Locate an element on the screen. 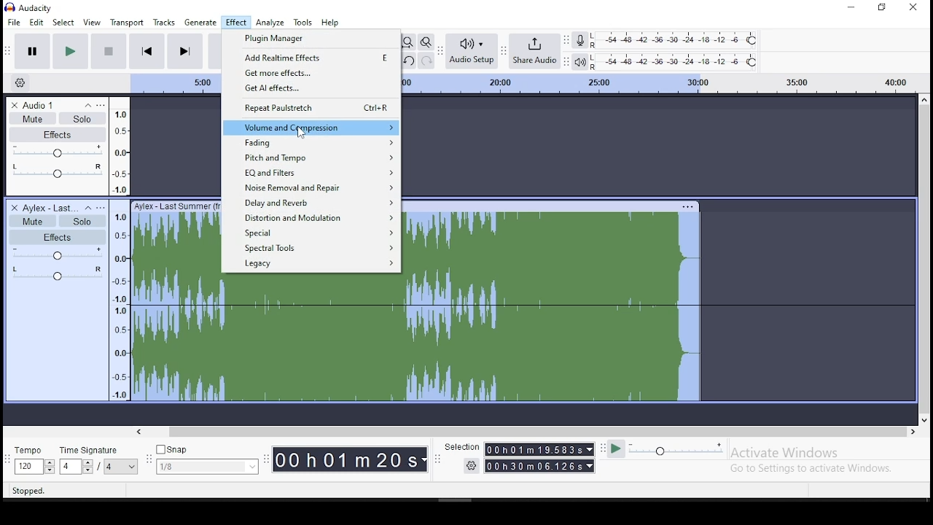 The height and width of the screenshot is (525, 933). time is located at coordinates (539, 459).